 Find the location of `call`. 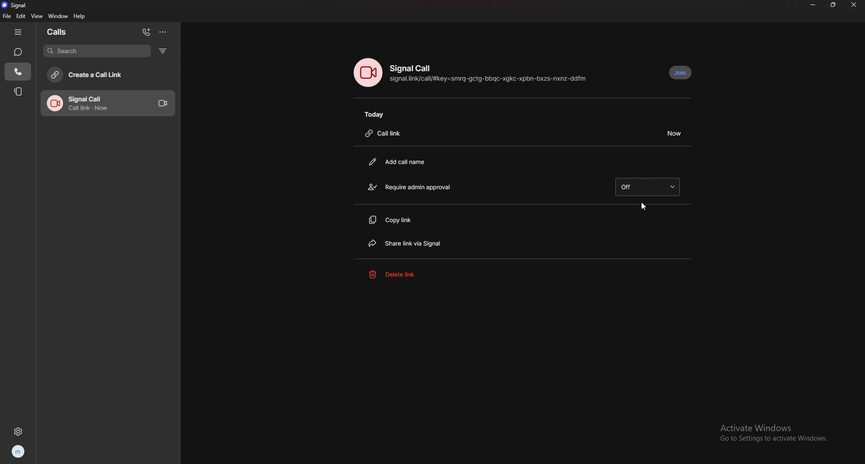

call is located at coordinates (109, 103).